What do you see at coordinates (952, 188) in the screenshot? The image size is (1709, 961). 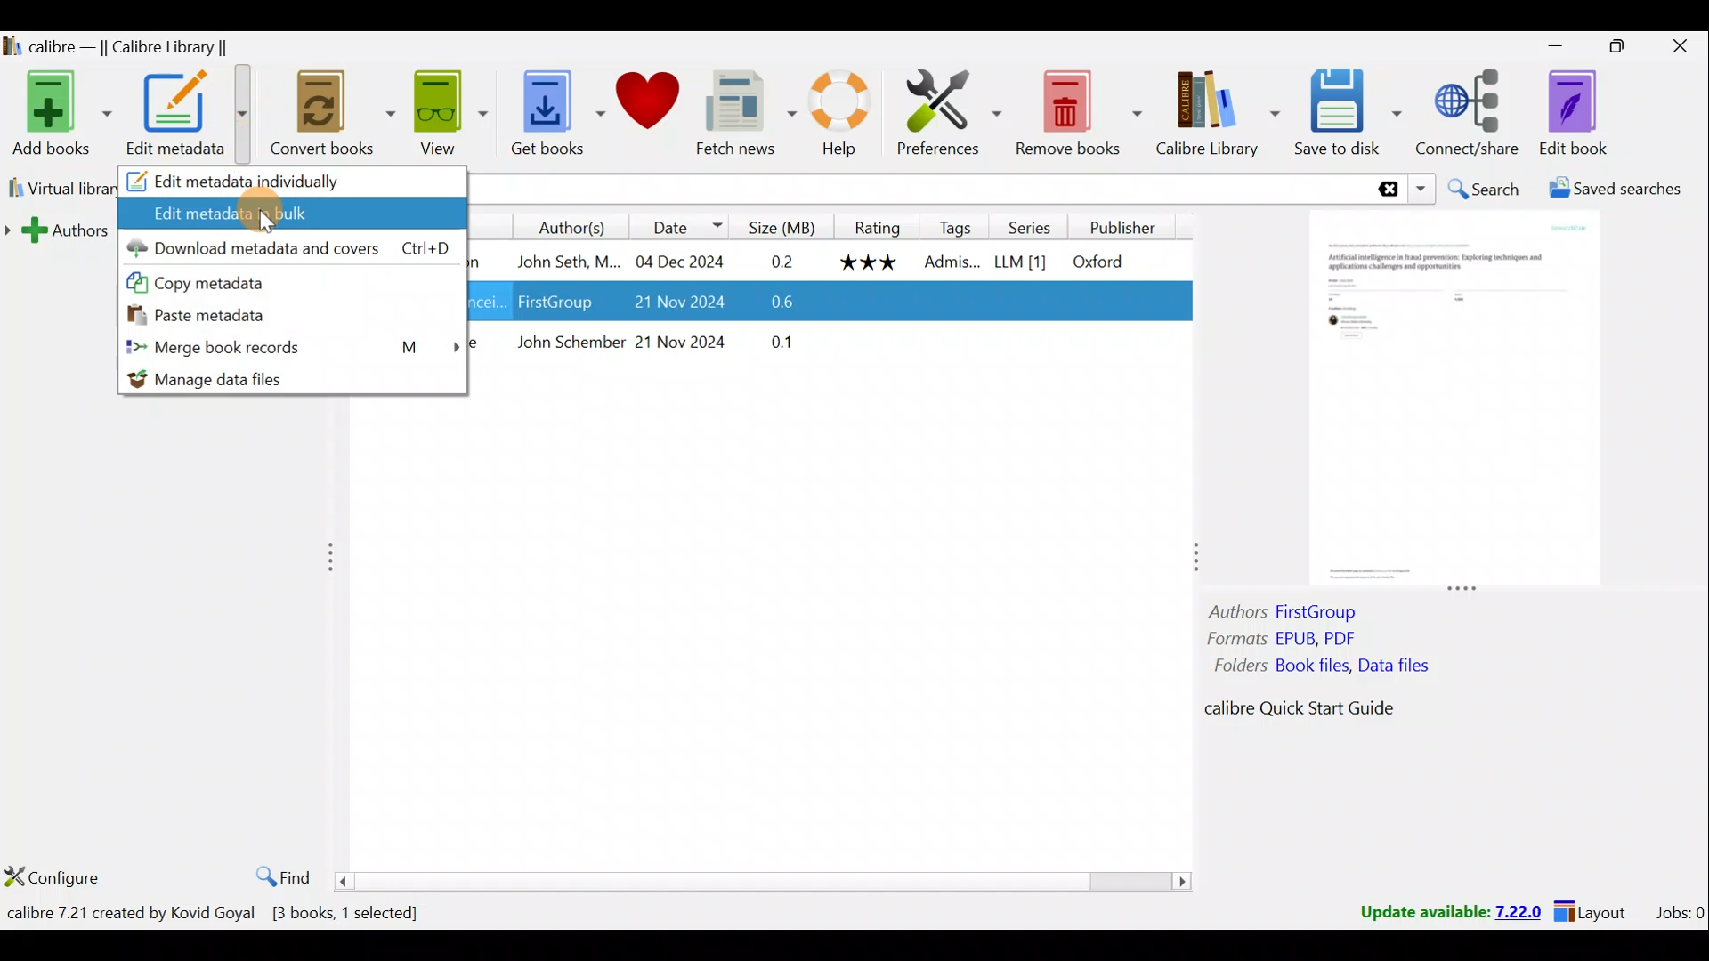 I see `Search bar` at bounding box center [952, 188].